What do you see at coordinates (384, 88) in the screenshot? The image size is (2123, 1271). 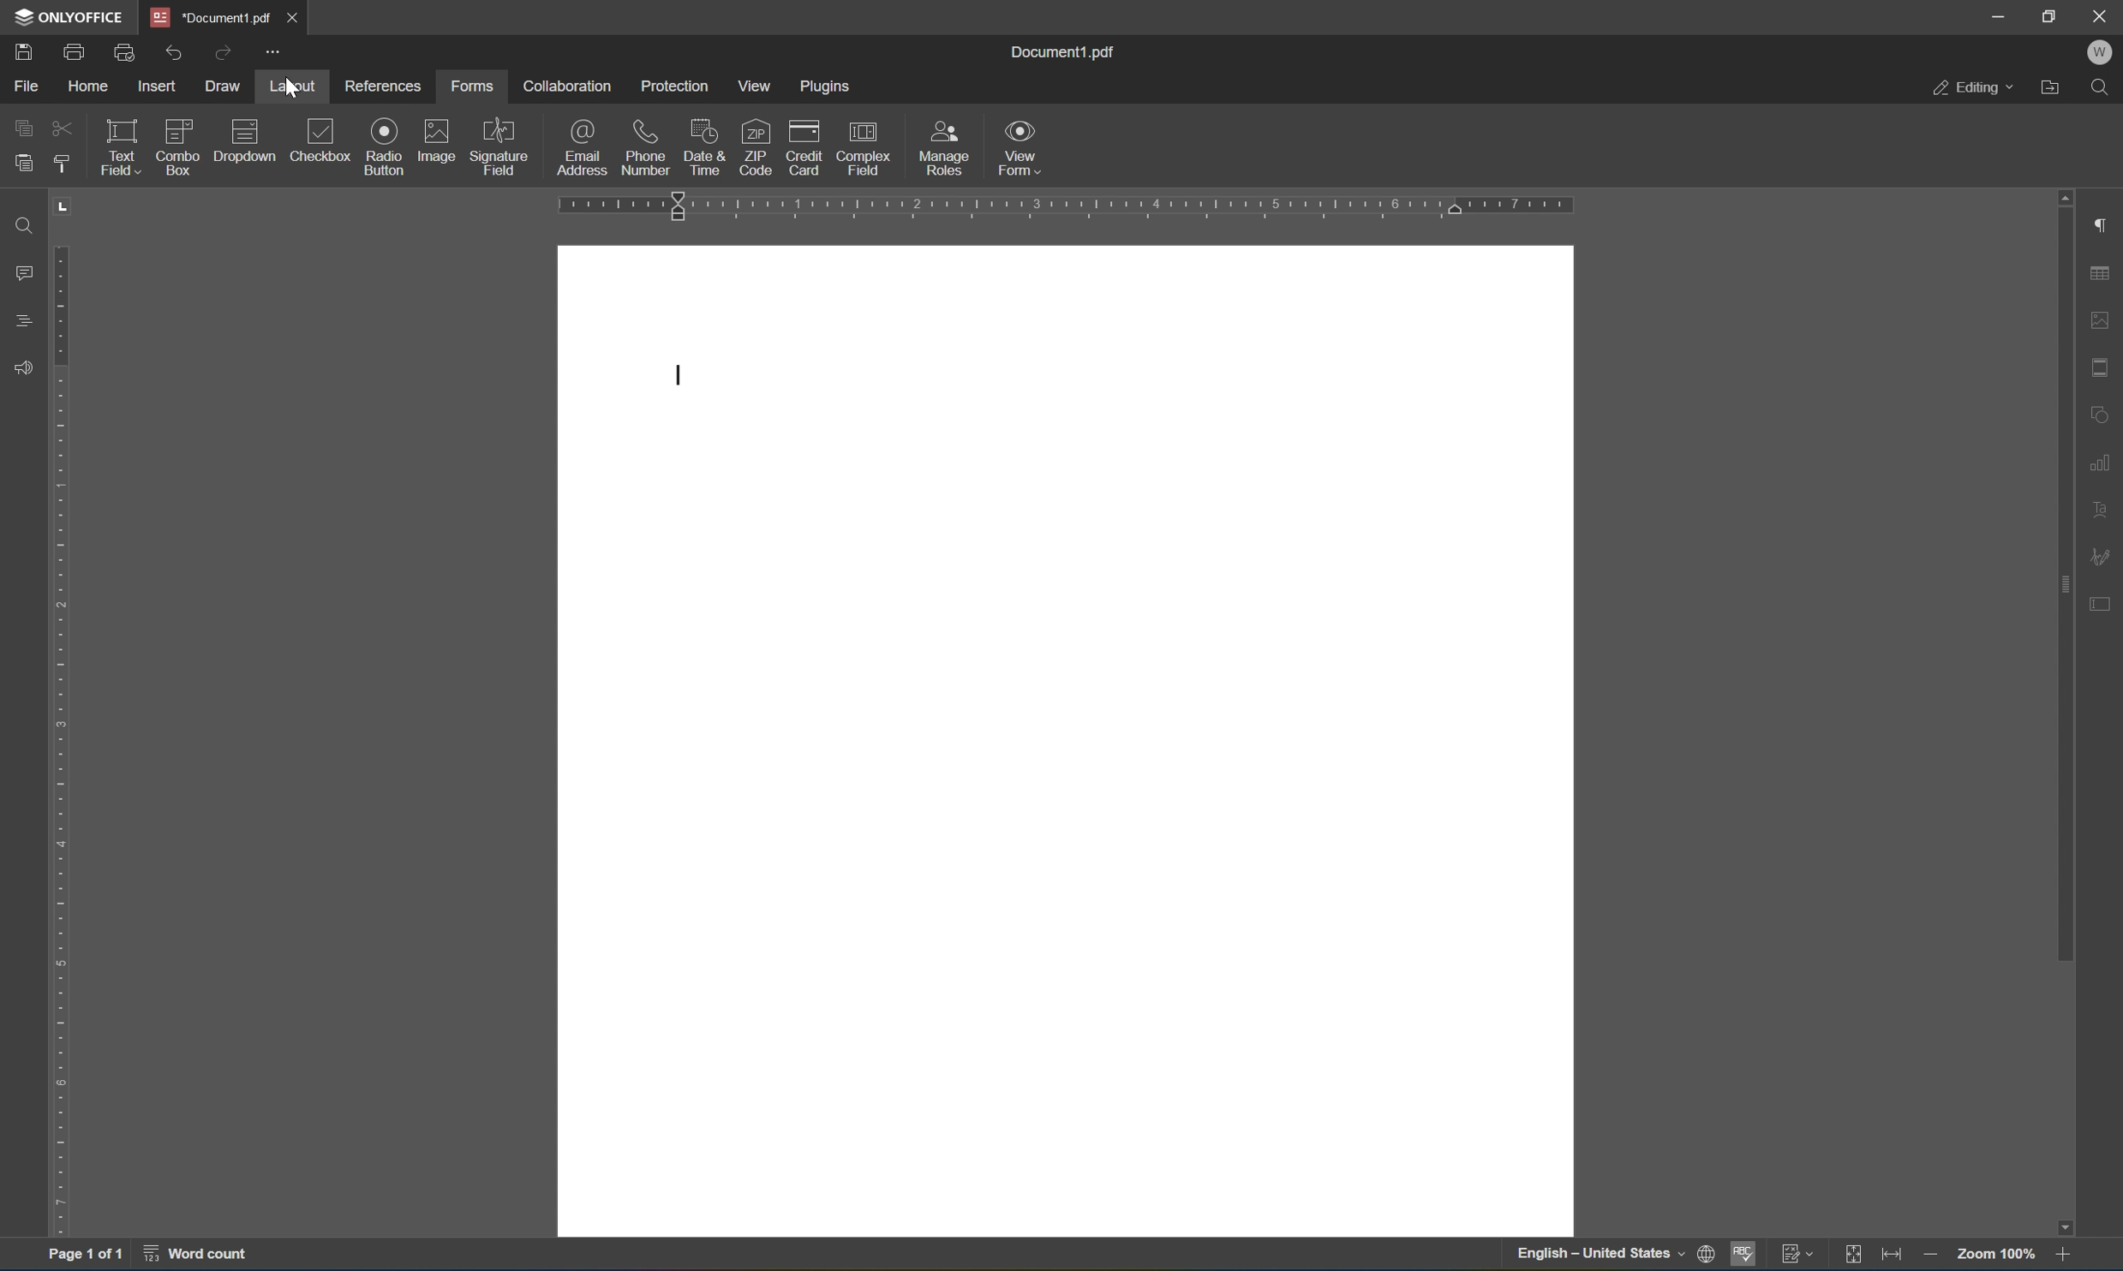 I see `references` at bounding box center [384, 88].